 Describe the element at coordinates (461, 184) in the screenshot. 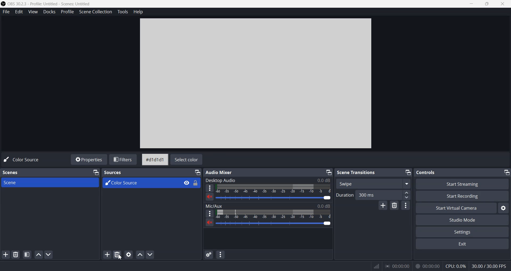

I see `Start Streaming` at that location.